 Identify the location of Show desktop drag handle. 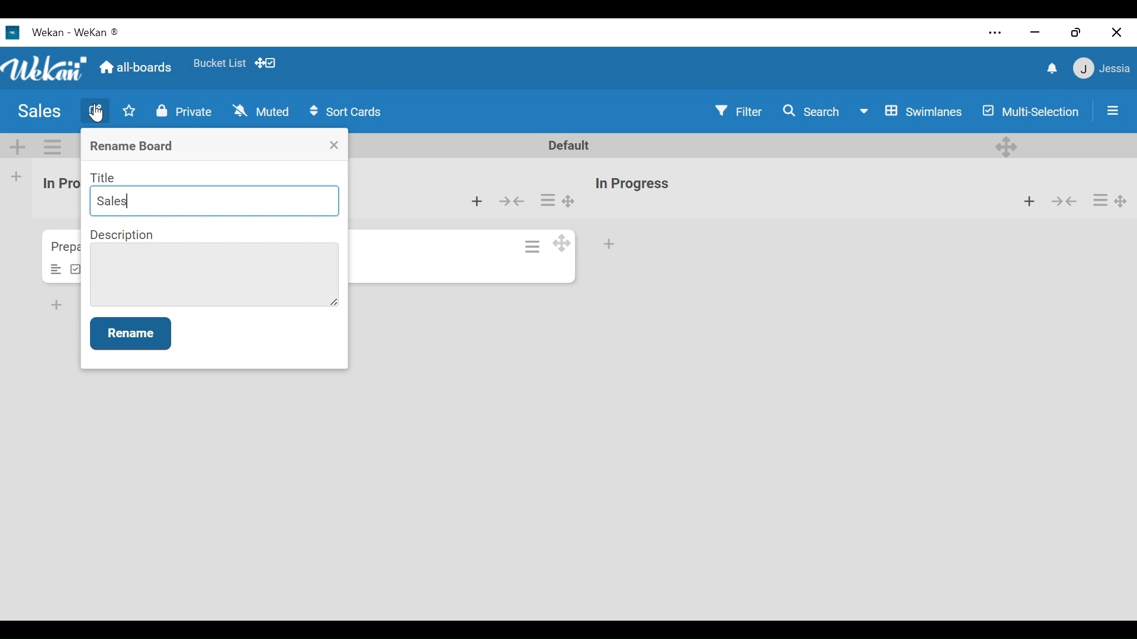
(266, 62).